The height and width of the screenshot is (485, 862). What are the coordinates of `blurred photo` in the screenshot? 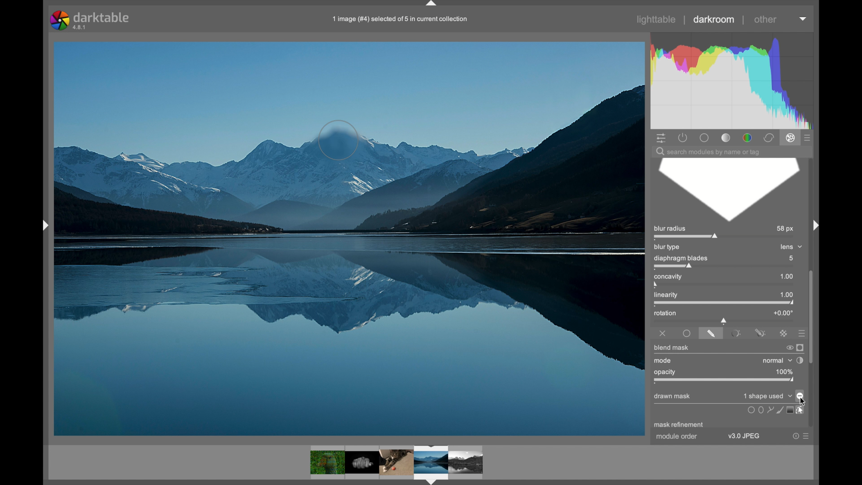 It's located at (349, 238).